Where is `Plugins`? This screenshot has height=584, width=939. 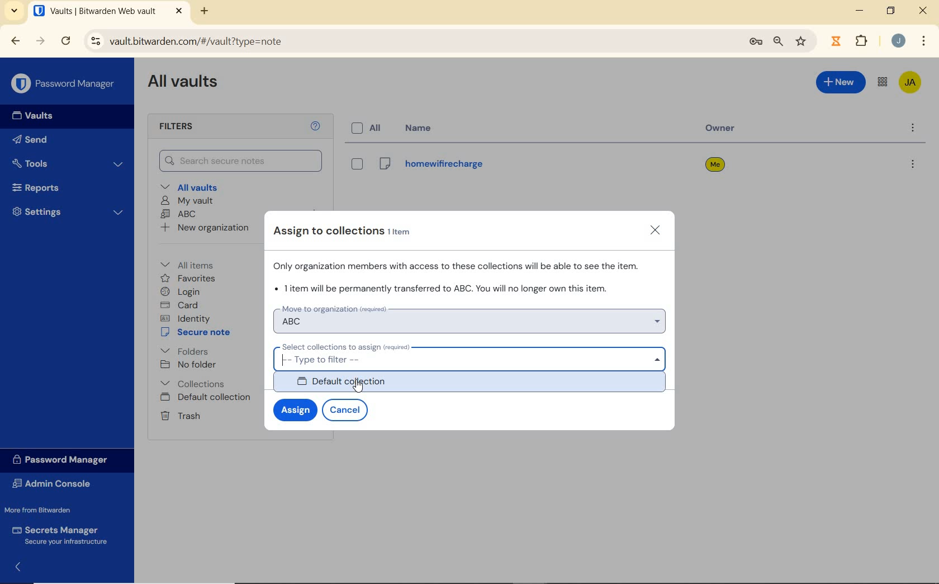 Plugins is located at coordinates (864, 40).